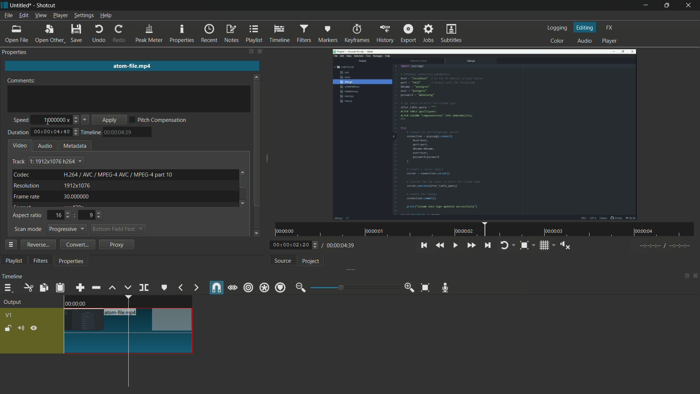  Describe the element at coordinates (77, 185) in the screenshot. I see `1912` at that location.